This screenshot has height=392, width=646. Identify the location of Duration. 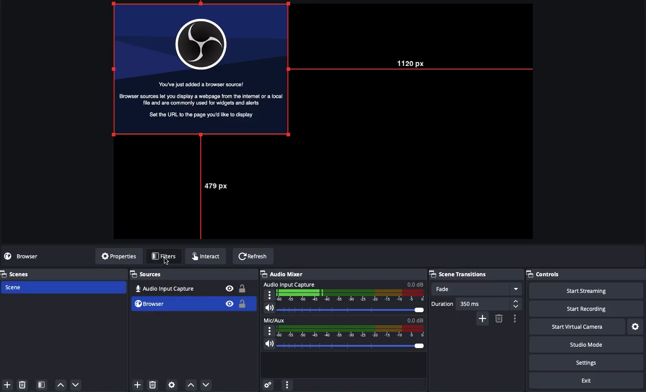
(476, 304).